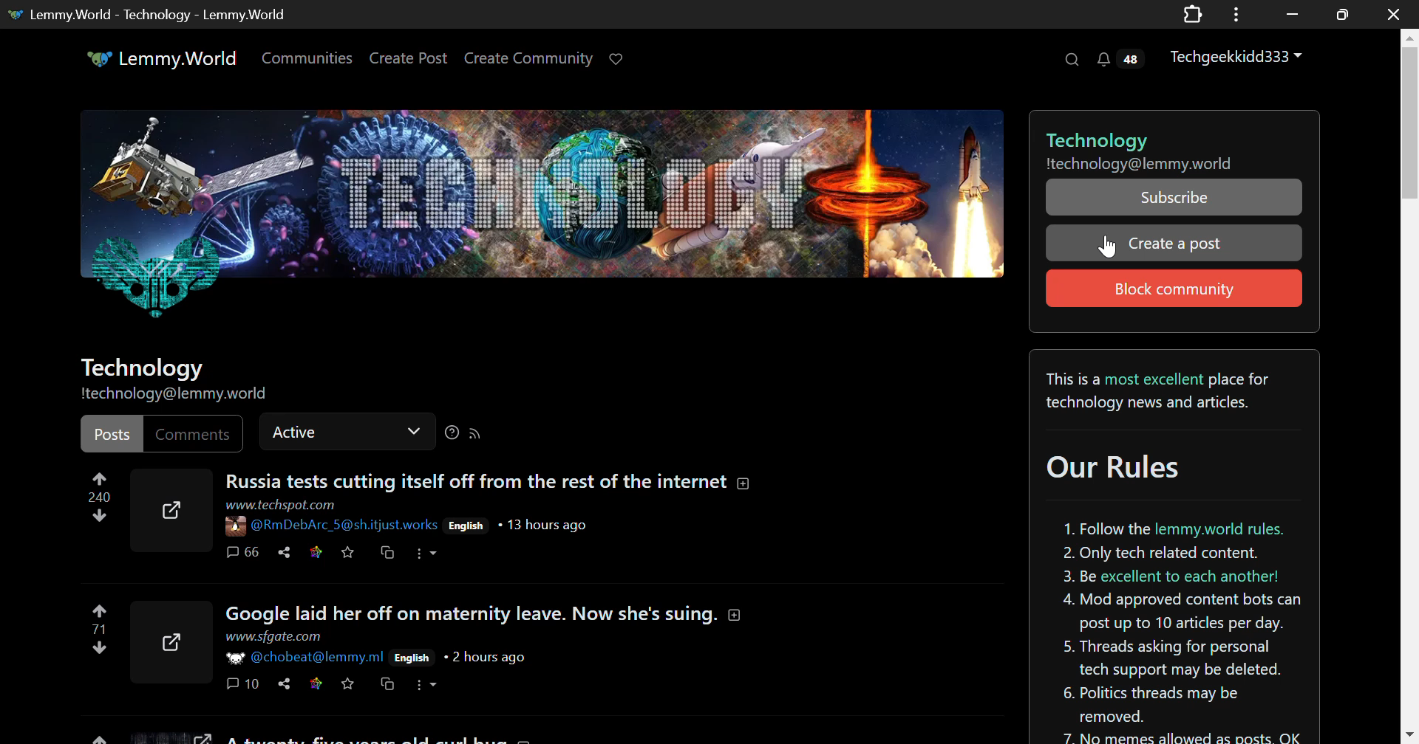  I want to click on !technology@lemmy.world, so click(1146, 164).